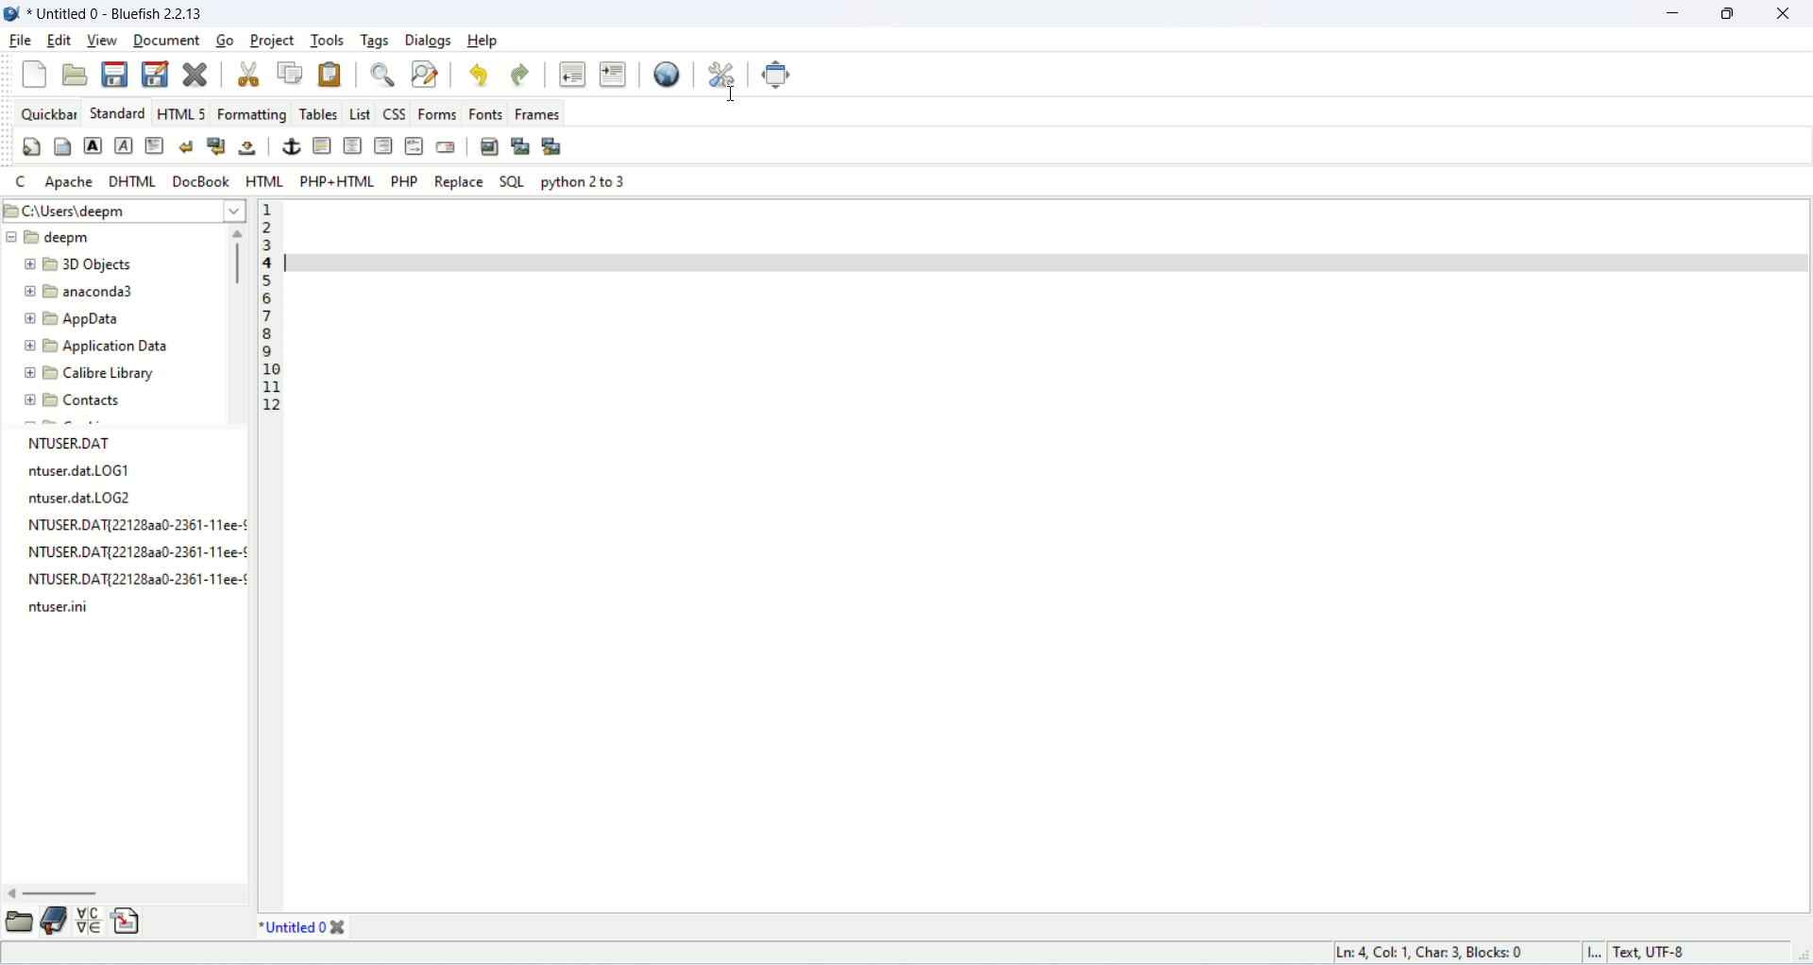 This screenshot has height=965, width=1813. What do you see at coordinates (52, 920) in the screenshot?
I see `documentation` at bounding box center [52, 920].